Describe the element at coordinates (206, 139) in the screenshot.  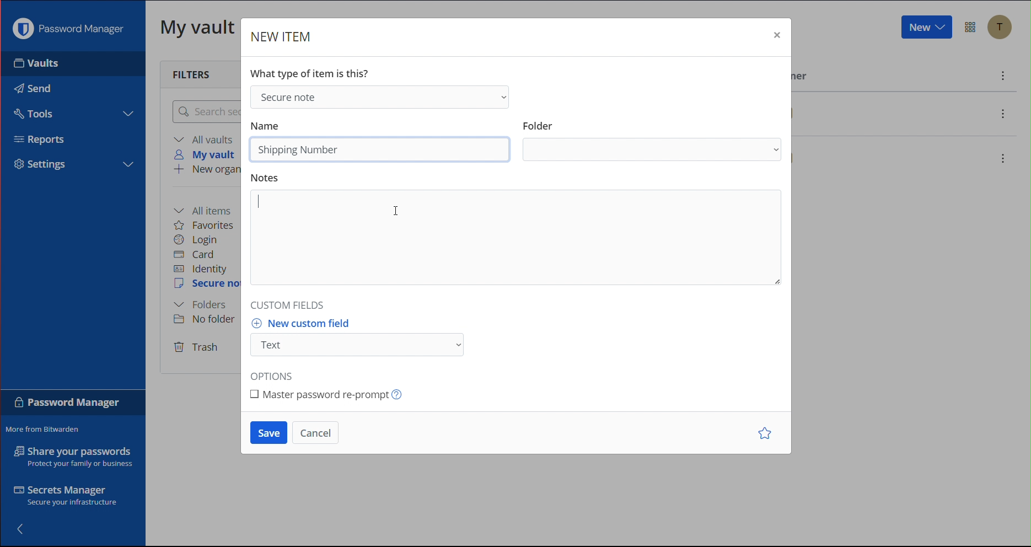
I see `All vaults` at that location.